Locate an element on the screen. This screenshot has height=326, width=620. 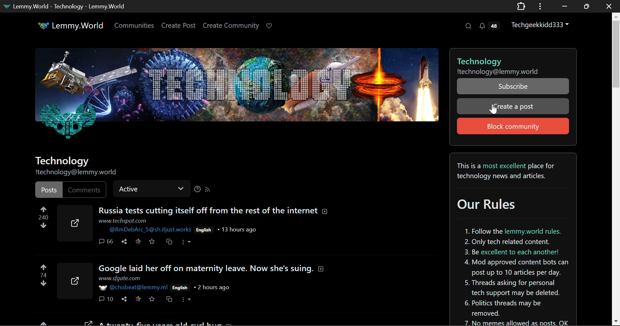
More Options is located at coordinates (186, 299).